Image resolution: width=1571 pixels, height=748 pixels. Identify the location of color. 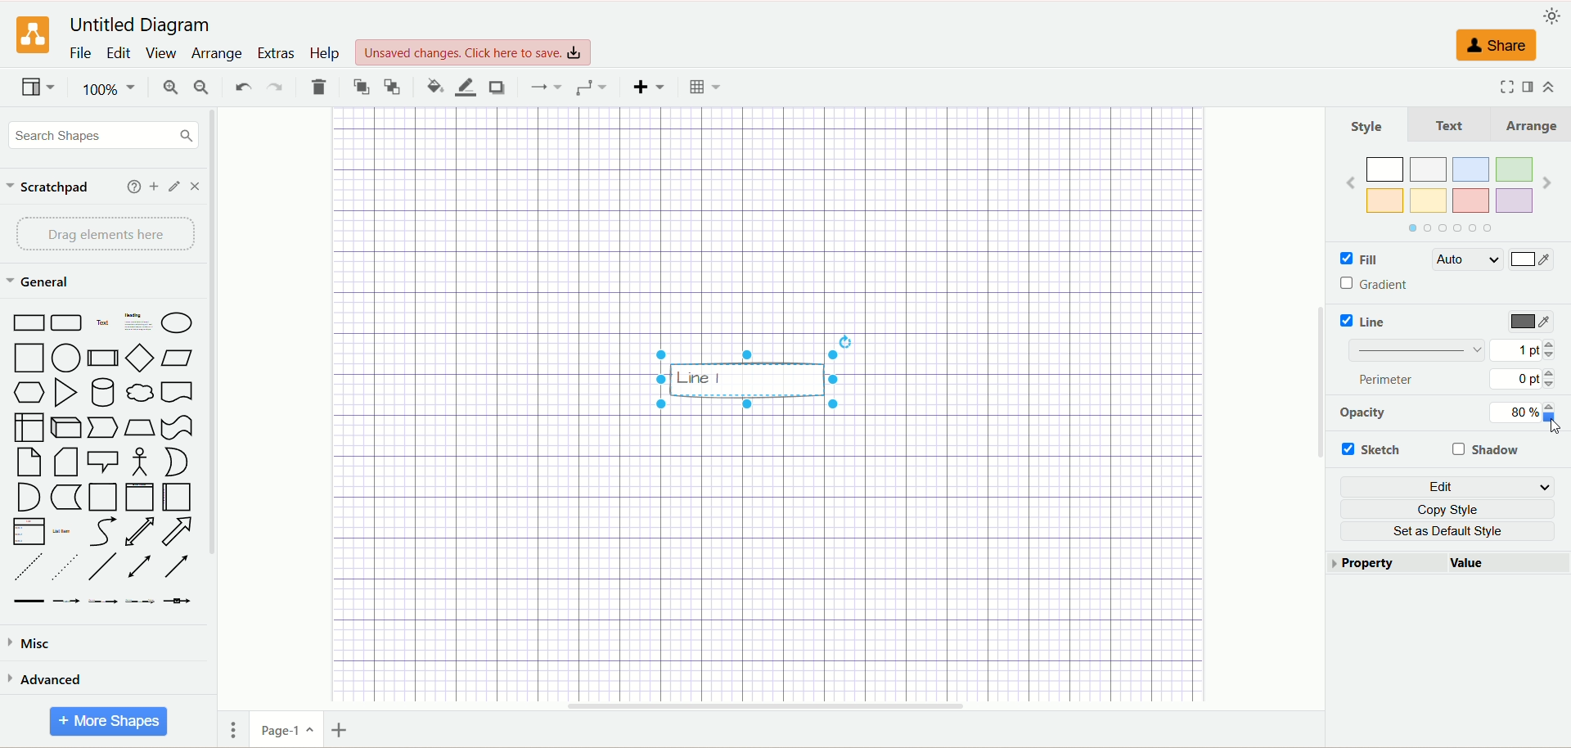
(1533, 322).